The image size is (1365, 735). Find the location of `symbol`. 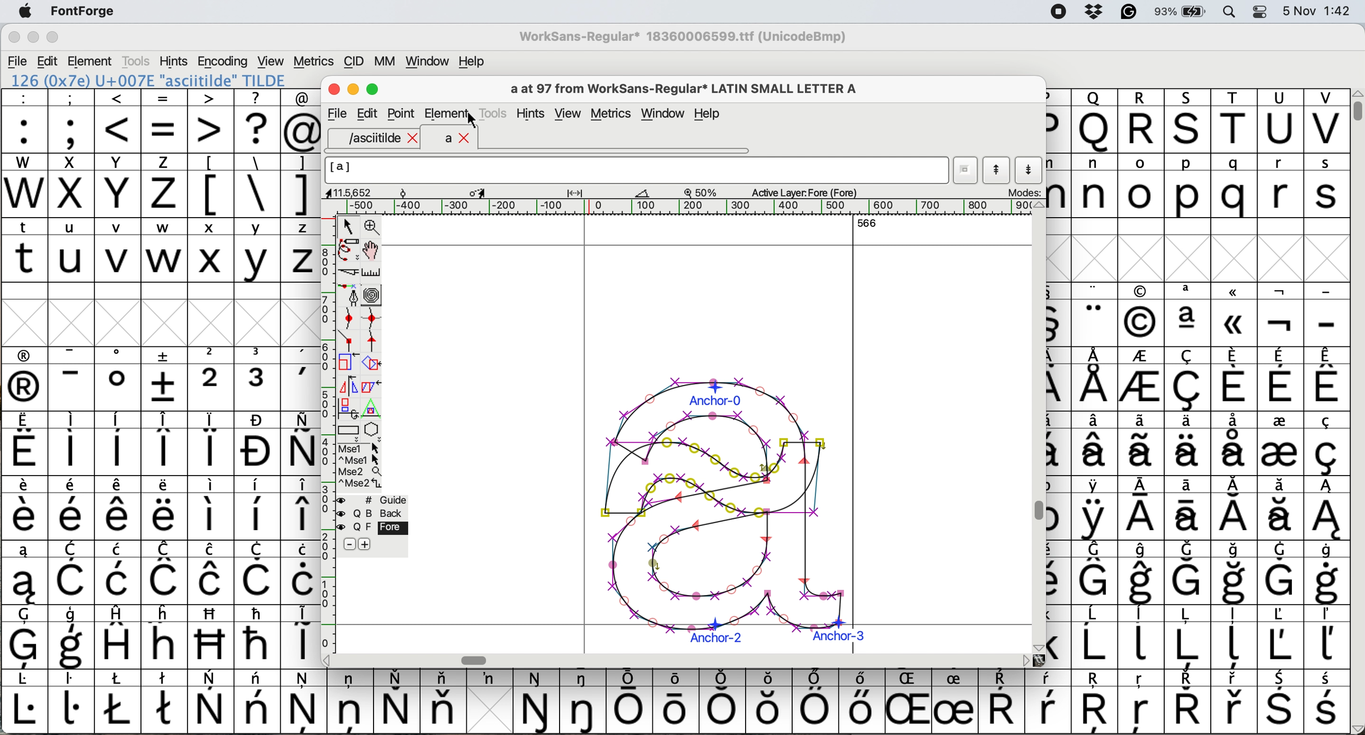

symbol is located at coordinates (1095, 572).